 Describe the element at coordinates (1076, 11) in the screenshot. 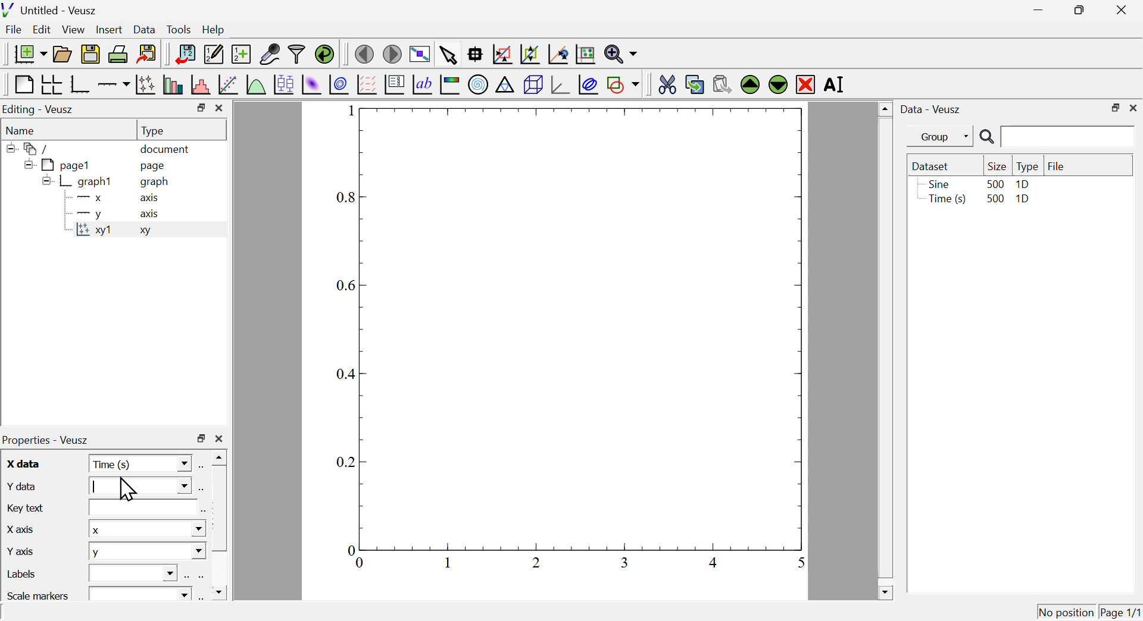

I see `maximize` at that location.